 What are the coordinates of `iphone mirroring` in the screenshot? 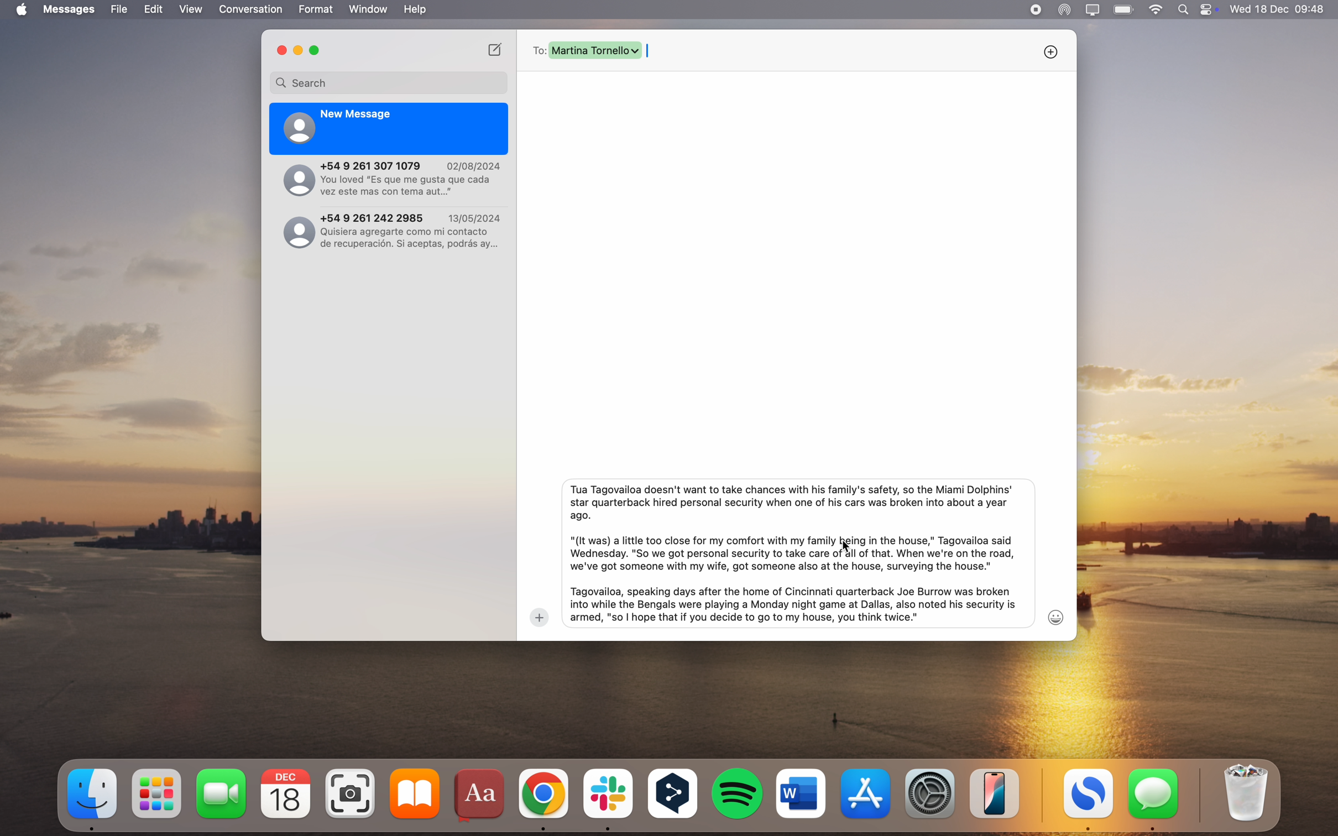 It's located at (995, 793).